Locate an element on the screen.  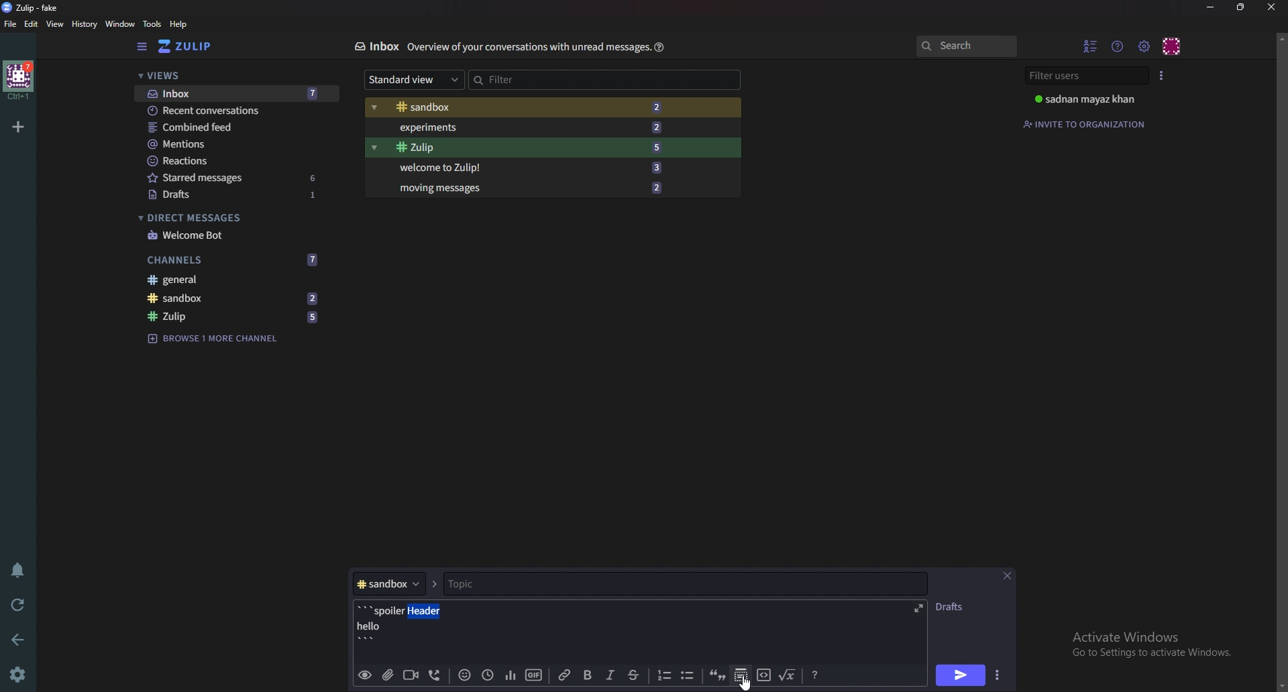
Bold is located at coordinates (587, 677).